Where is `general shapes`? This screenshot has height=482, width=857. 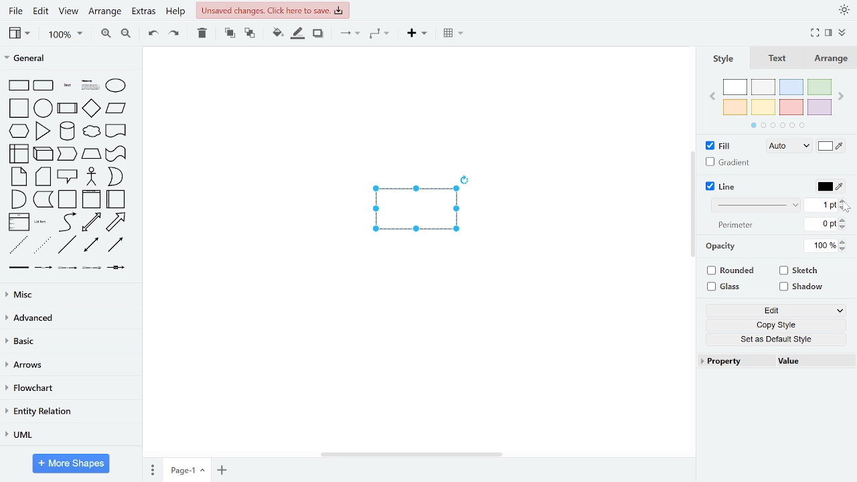
general shapes is located at coordinates (42, 177).